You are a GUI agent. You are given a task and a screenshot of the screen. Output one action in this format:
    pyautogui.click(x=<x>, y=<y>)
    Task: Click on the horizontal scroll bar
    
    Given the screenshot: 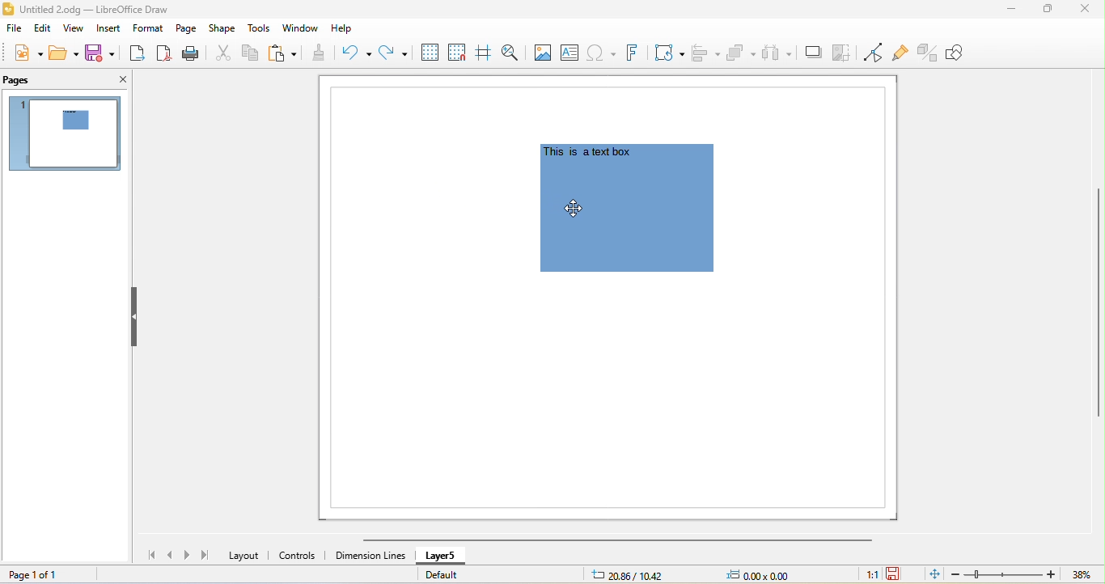 What is the action you would take?
    pyautogui.click(x=610, y=541)
    